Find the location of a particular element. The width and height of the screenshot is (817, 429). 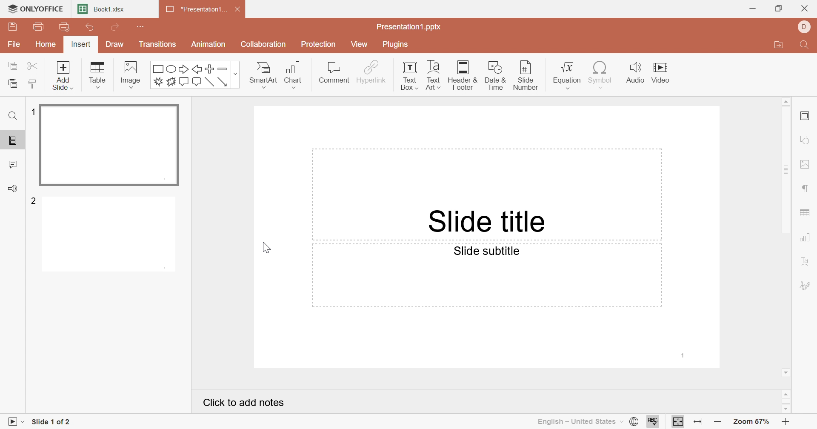

Image settings is located at coordinates (807, 166).